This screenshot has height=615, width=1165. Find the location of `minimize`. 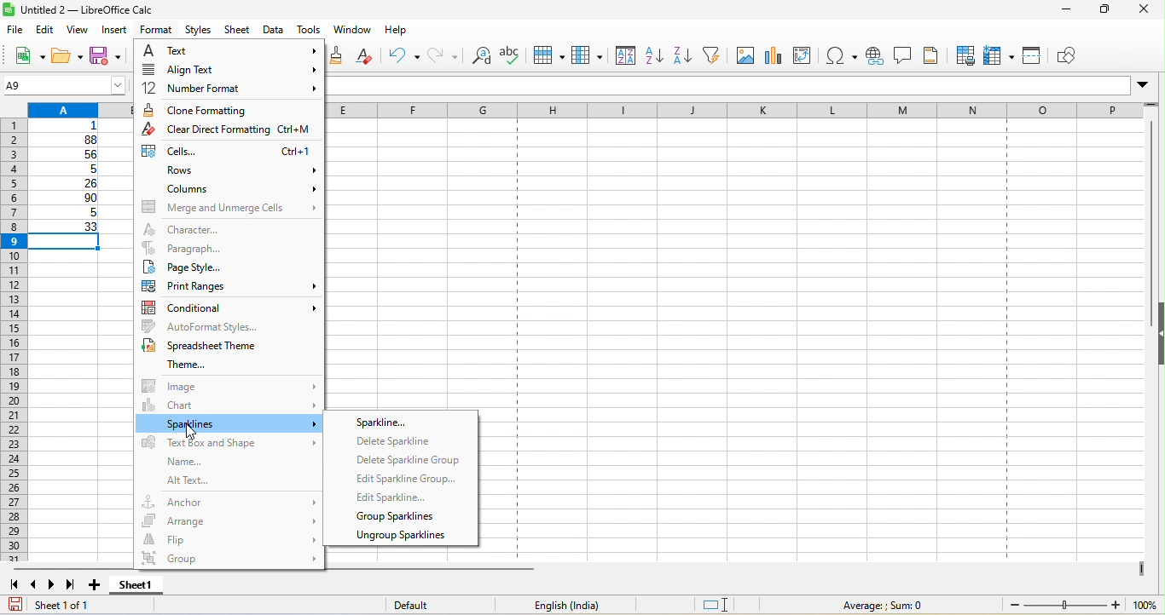

minimize is located at coordinates (1058, 12).